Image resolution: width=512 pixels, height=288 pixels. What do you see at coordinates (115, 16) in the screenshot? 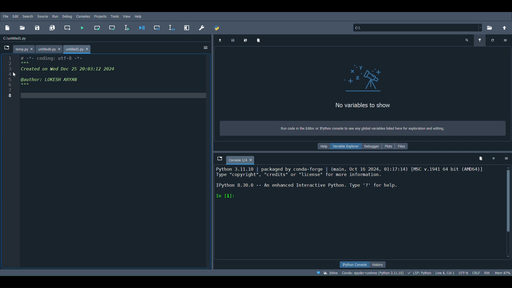
I see `Tools` at bounding box center [115, 16].